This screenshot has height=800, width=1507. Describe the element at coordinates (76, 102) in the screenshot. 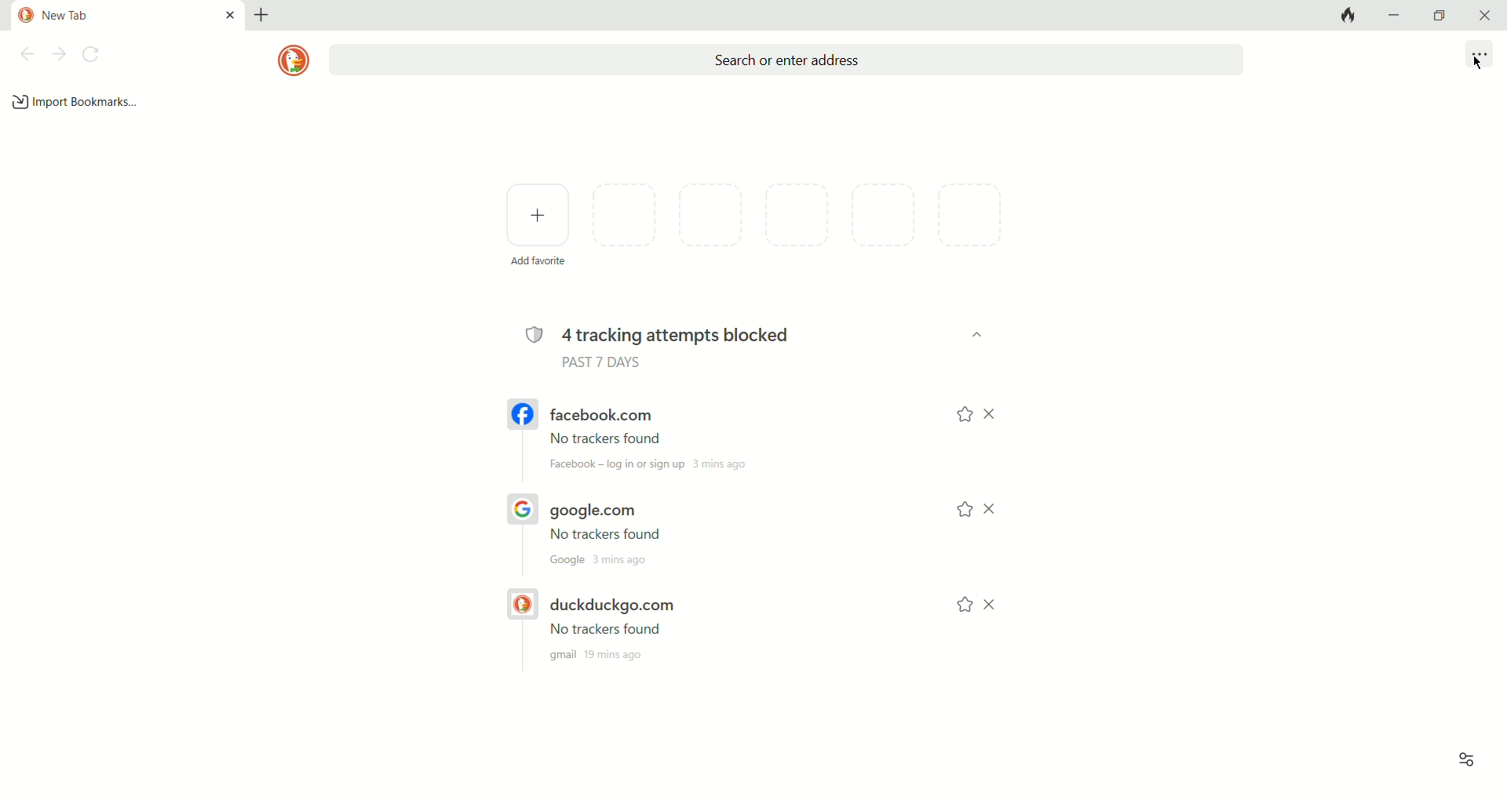

I see `import bookmarks` at that location.